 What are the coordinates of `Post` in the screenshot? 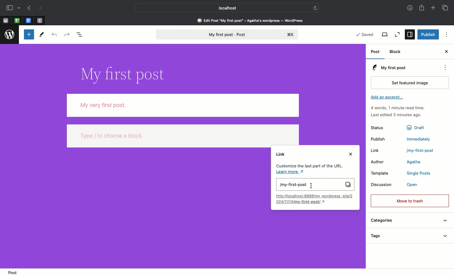 It's located at (376, 52).